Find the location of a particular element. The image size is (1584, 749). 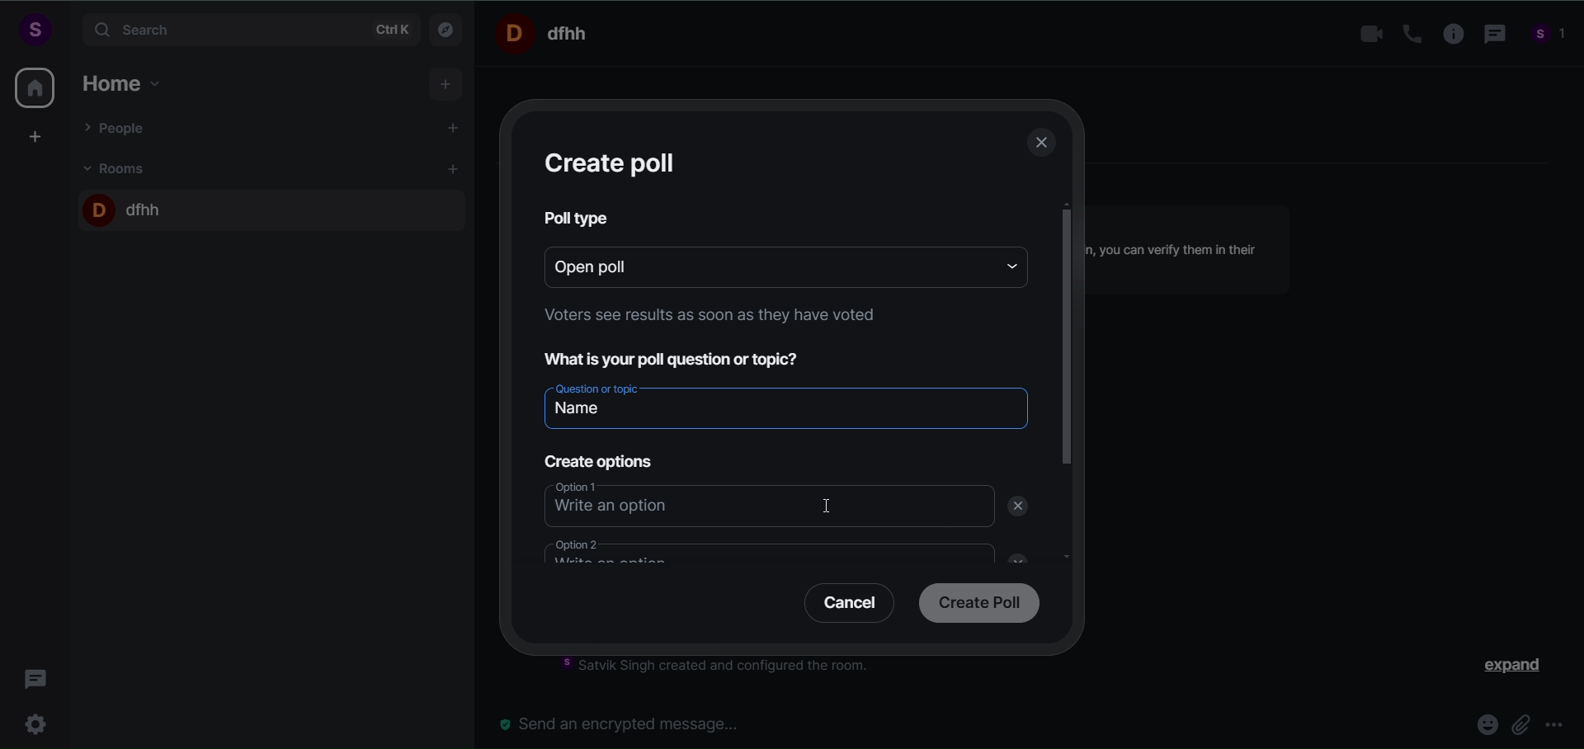

close is located at coordinates (1012, 556).